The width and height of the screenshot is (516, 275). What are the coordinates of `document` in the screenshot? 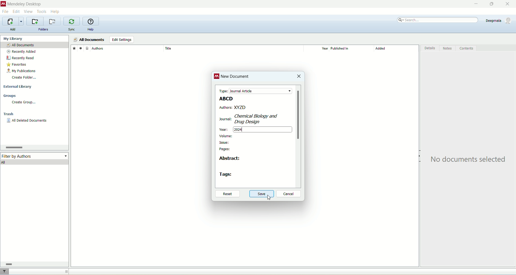 It's located at (87, 48).